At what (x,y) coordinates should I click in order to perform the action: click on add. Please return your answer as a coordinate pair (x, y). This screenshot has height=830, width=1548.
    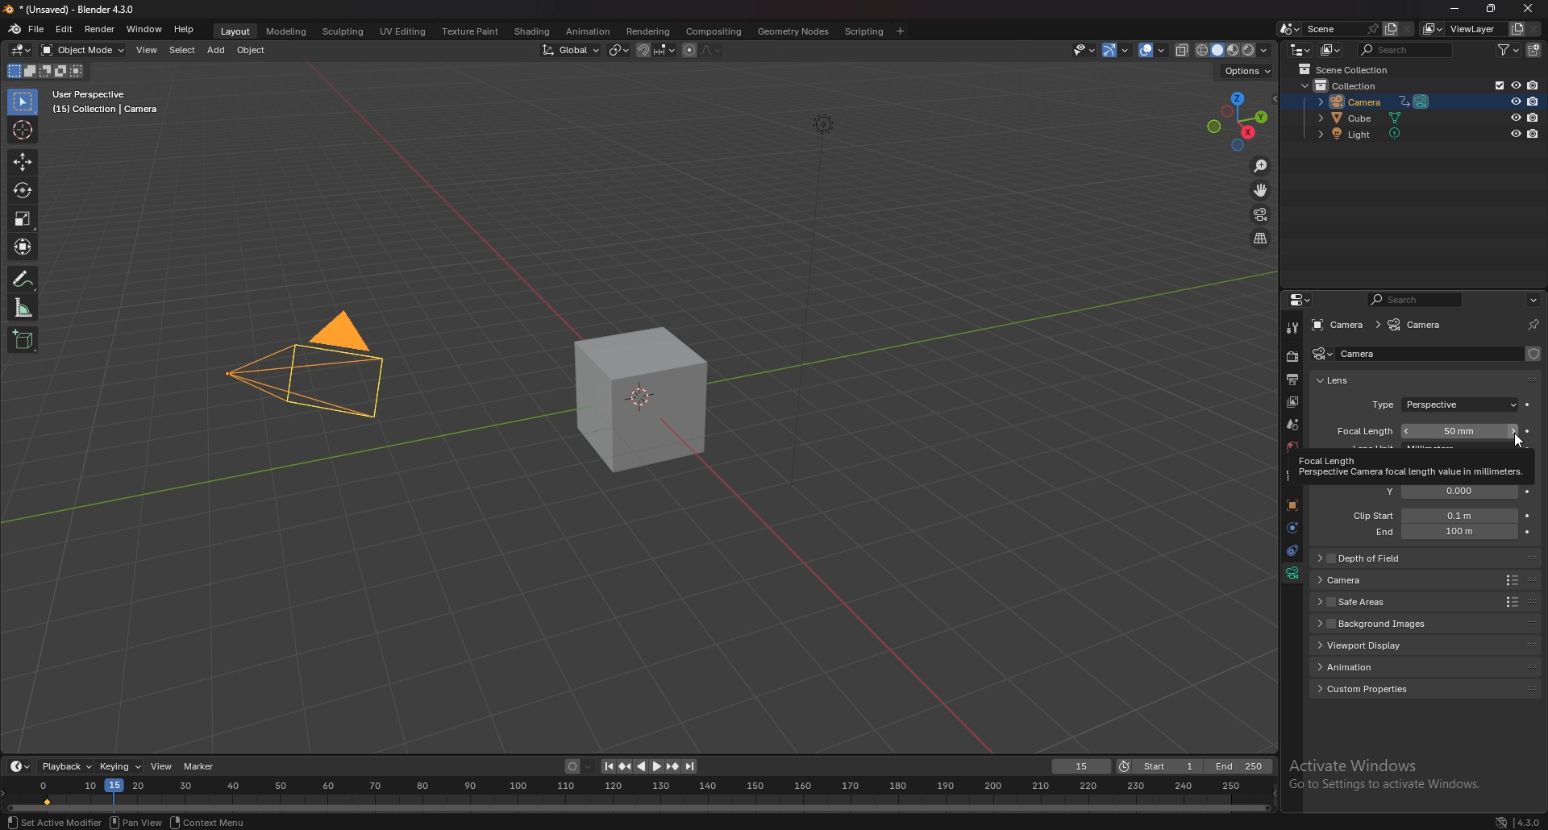
    Looking at the image, I should click on (216, 52).